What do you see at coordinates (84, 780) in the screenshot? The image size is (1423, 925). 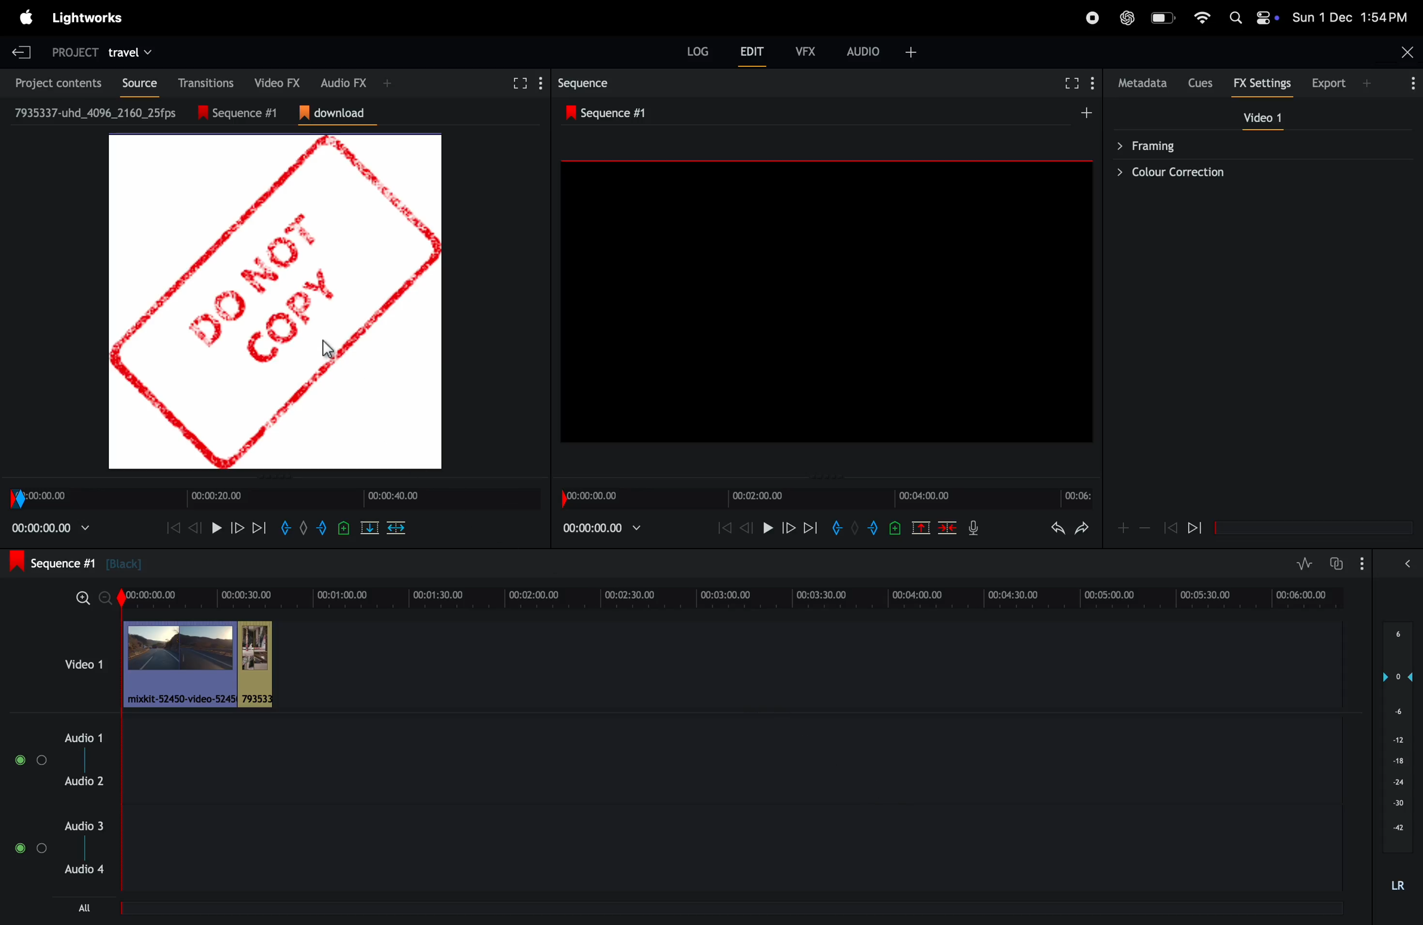 I see `audio 2` at bounding box center [84, 780].